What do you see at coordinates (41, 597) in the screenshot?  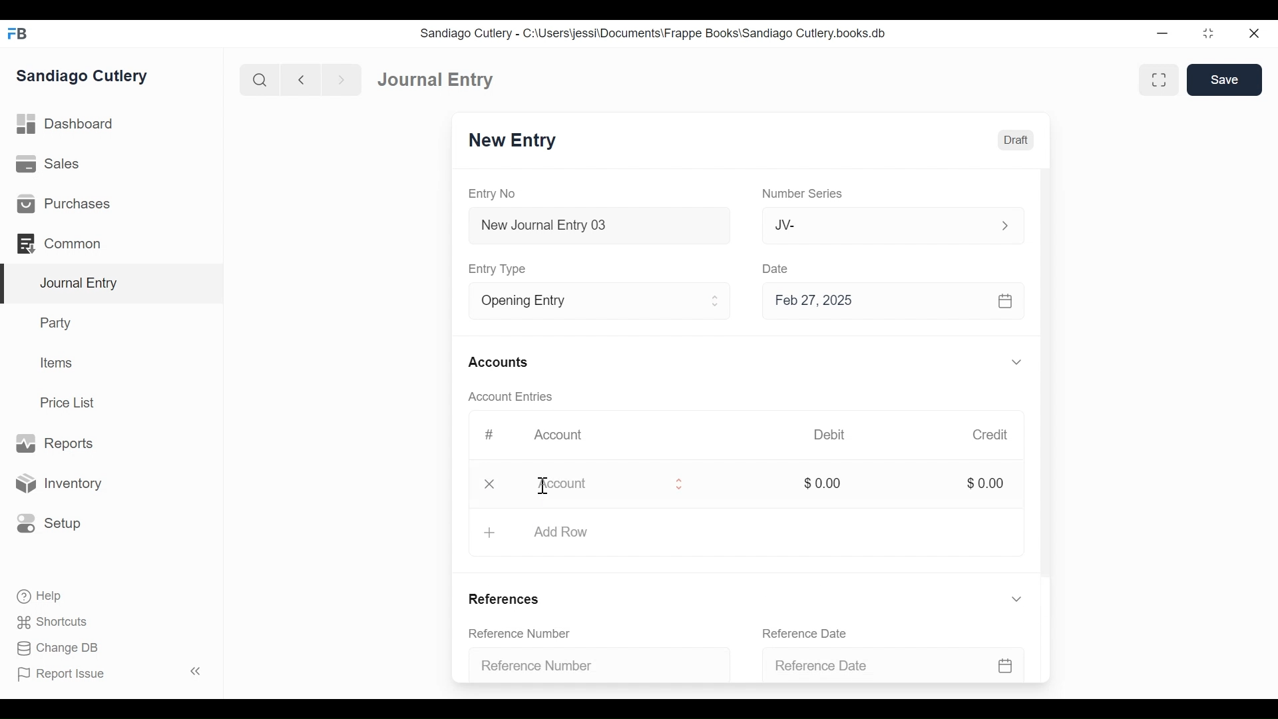 I see `Help` at bounding box center [41, 597].